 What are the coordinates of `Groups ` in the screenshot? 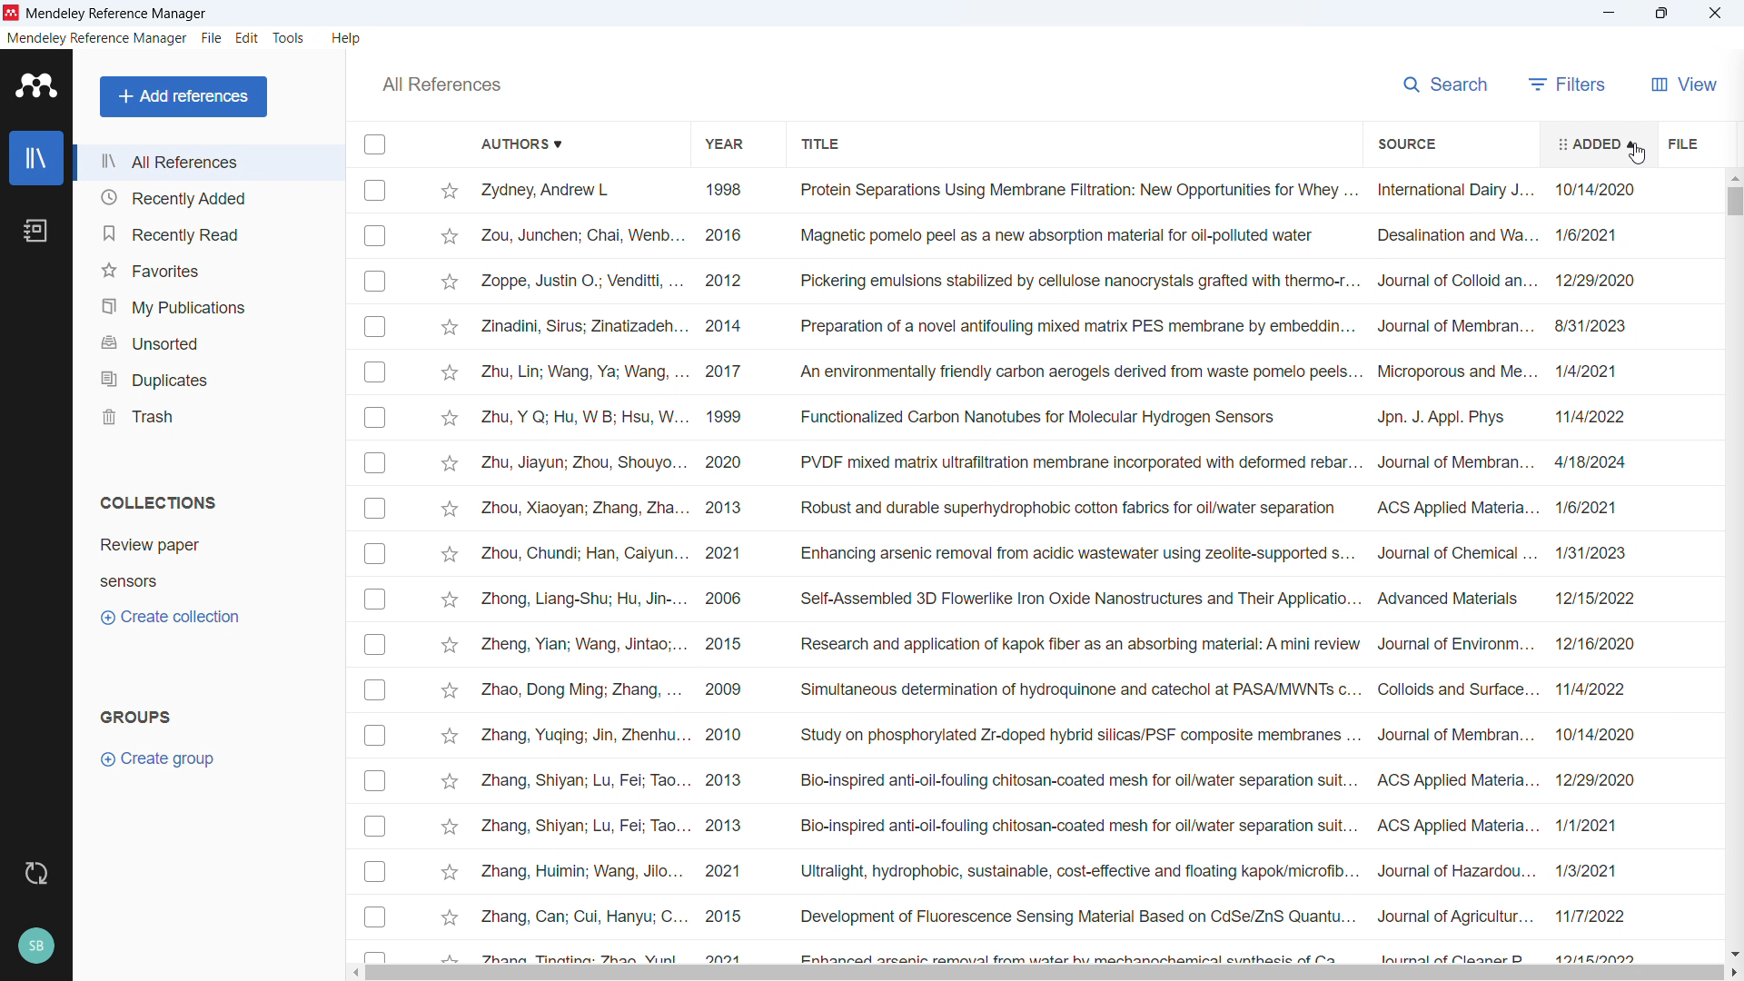 It's located at (134, 717).